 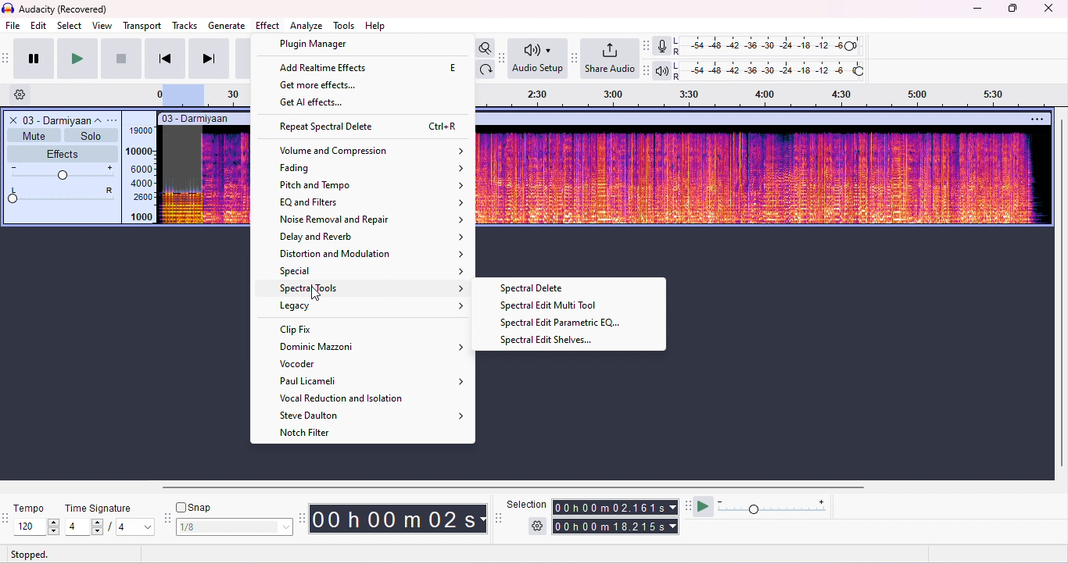 What do you see at coordinates (773, 98) in the screenshot?
I see `timeline` at bounding box center [773, 98].